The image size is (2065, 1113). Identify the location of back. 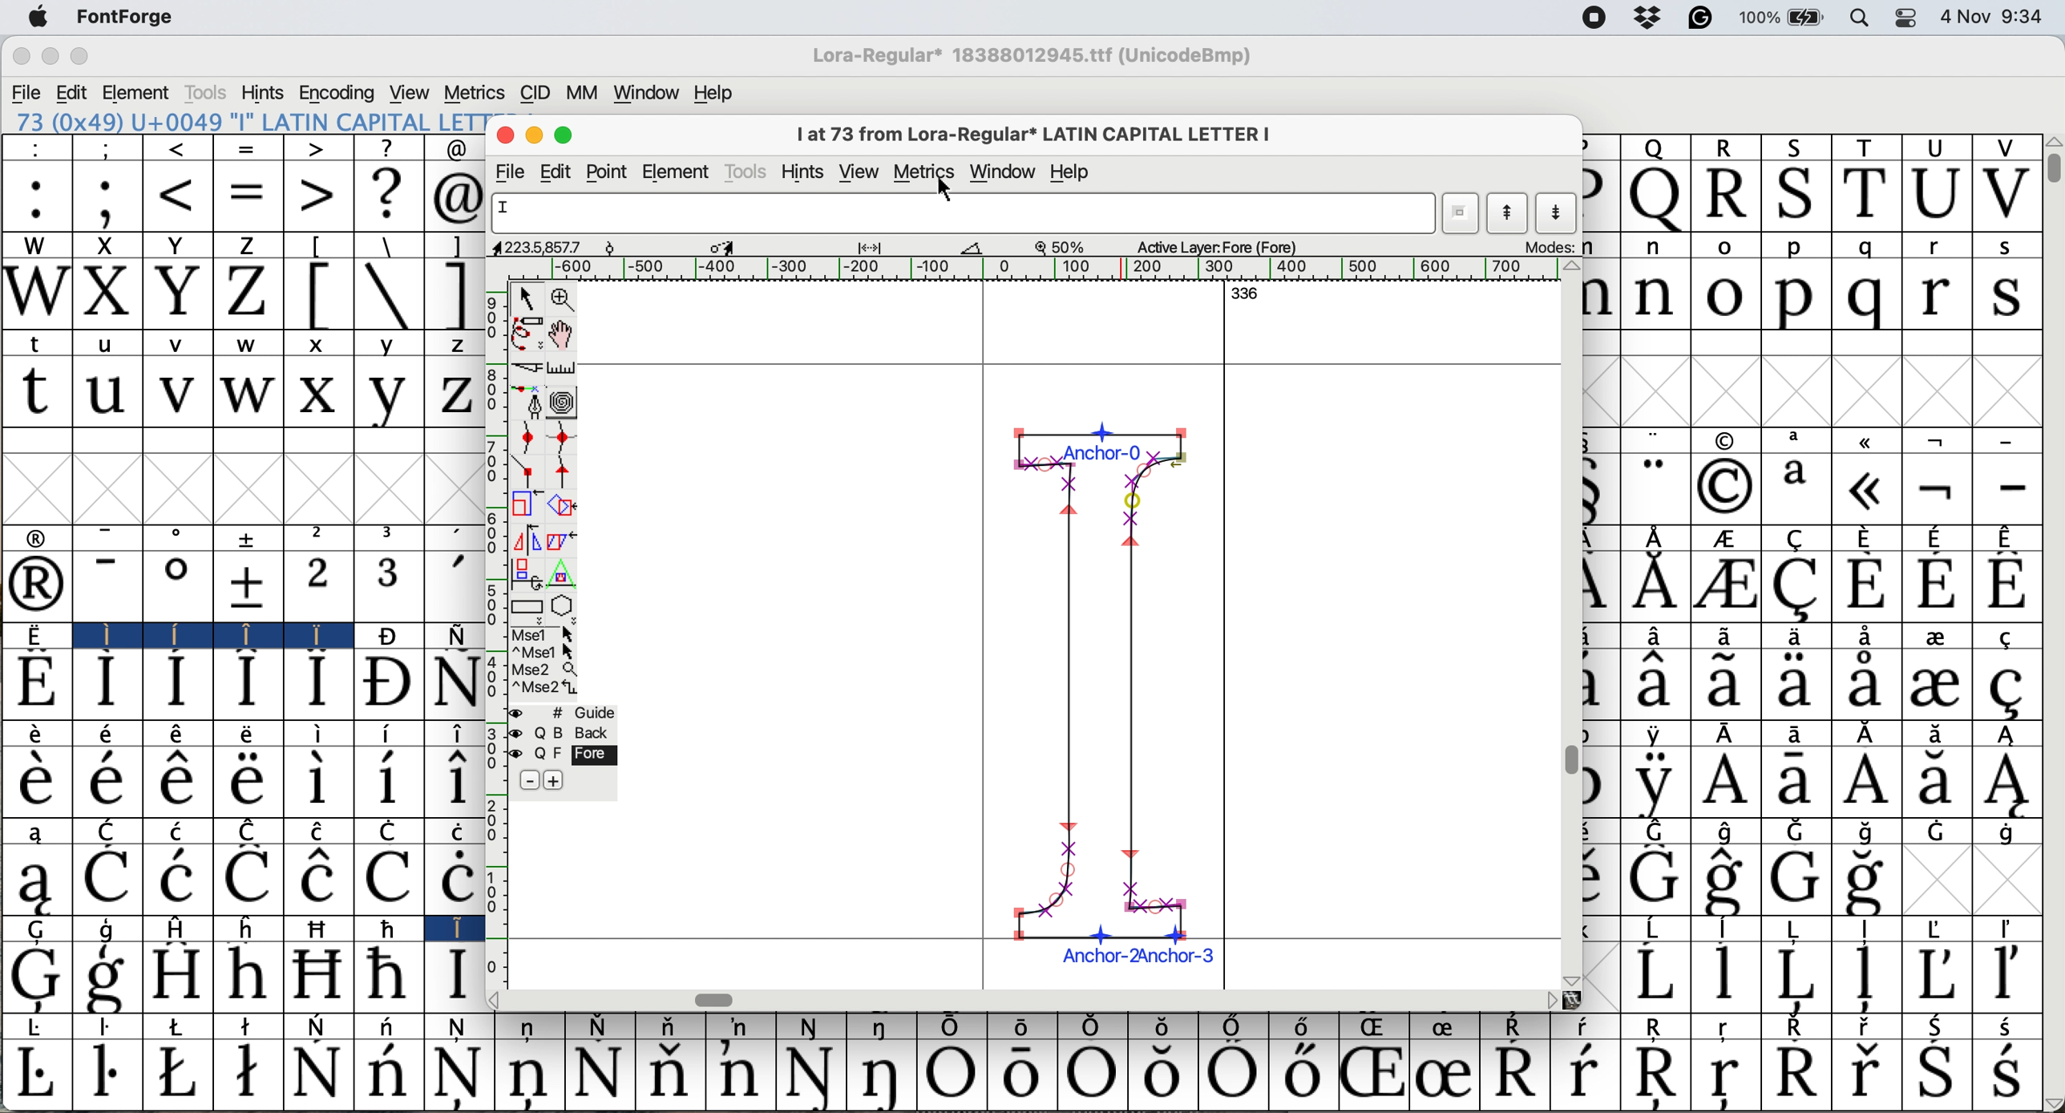
(576, 732).